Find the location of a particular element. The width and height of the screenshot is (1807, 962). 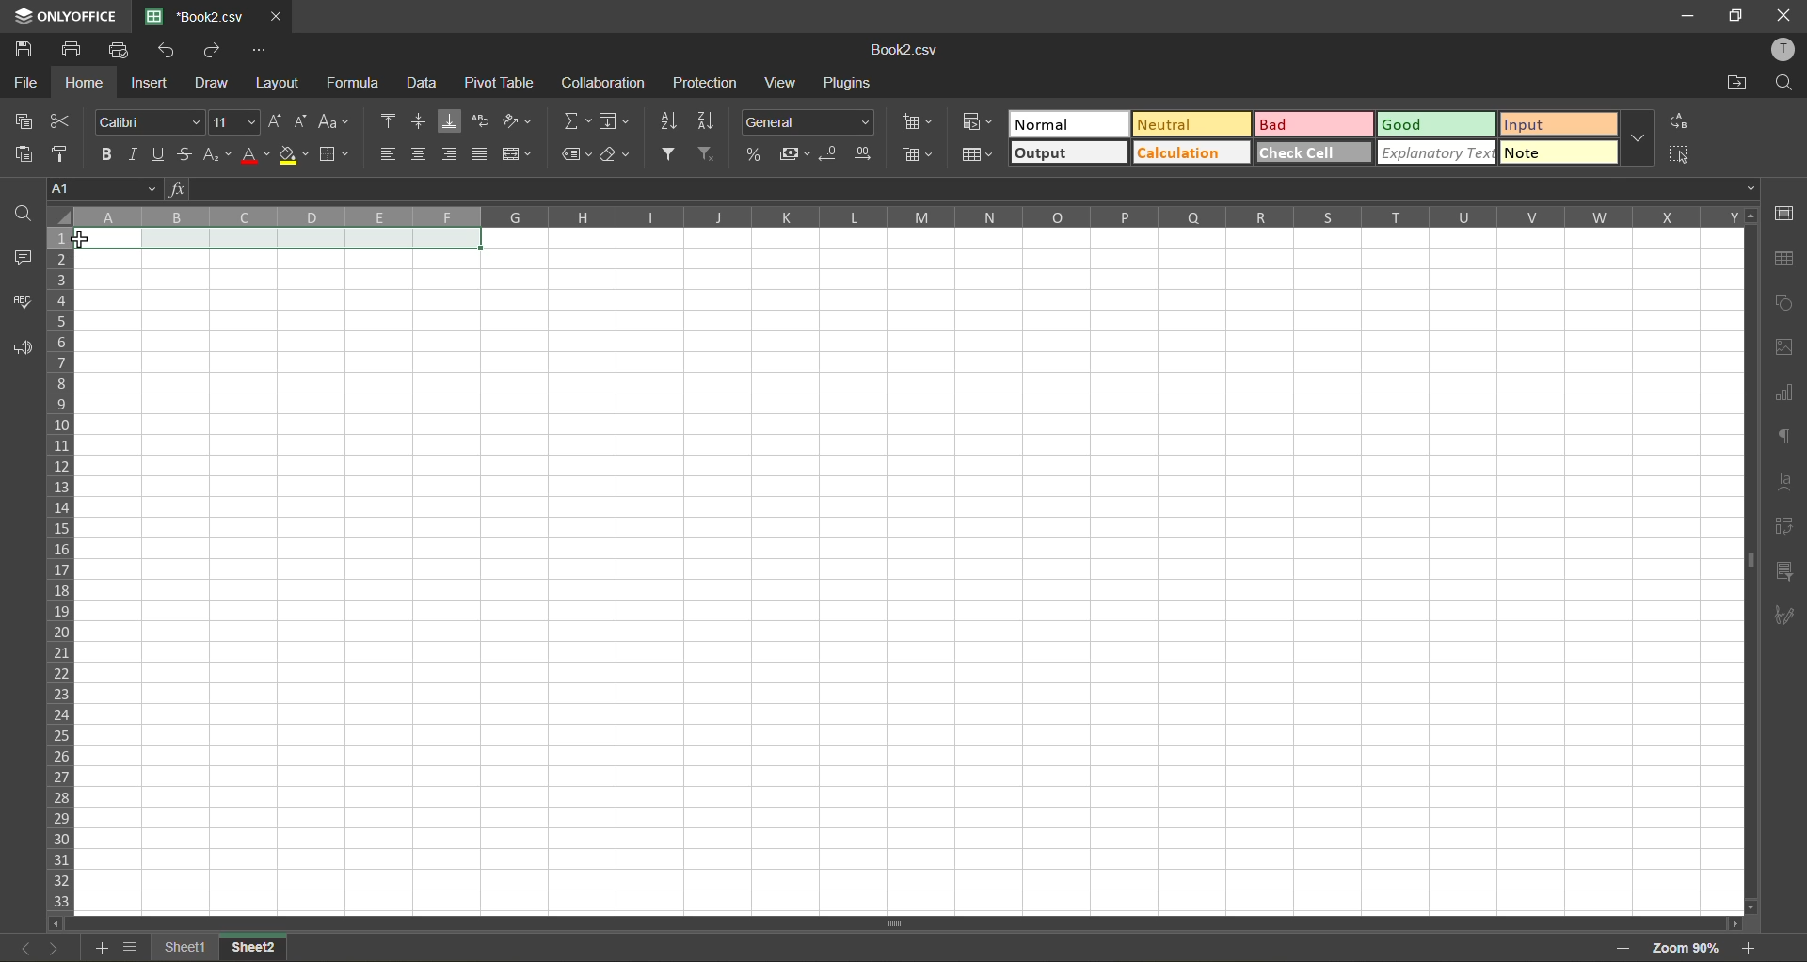

save is located at coordinates (24, 48).